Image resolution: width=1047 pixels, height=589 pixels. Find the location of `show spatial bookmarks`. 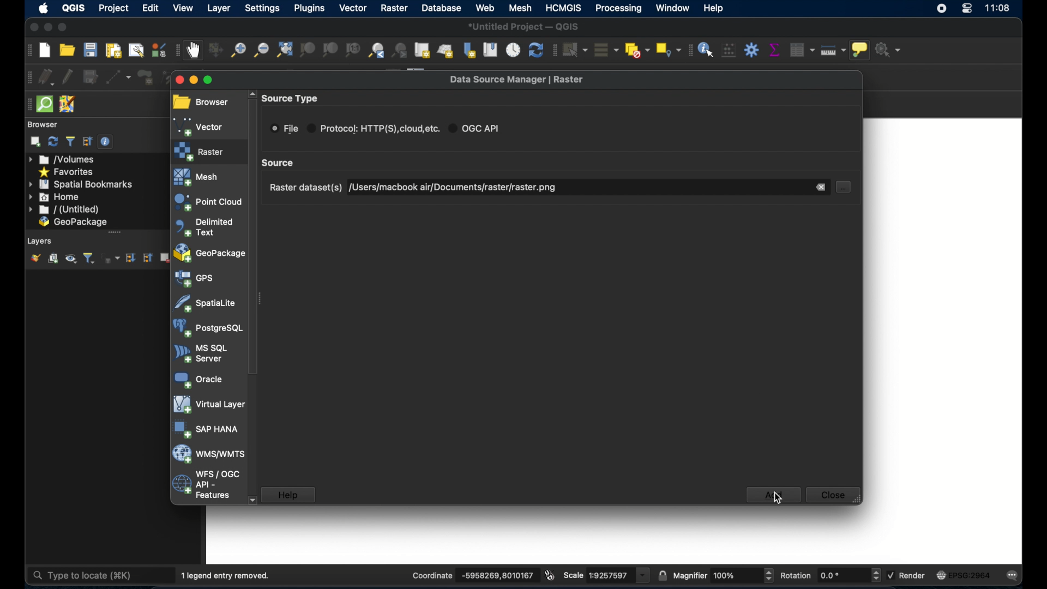

show spatial bookmarks is located at coordinates (490, 50).